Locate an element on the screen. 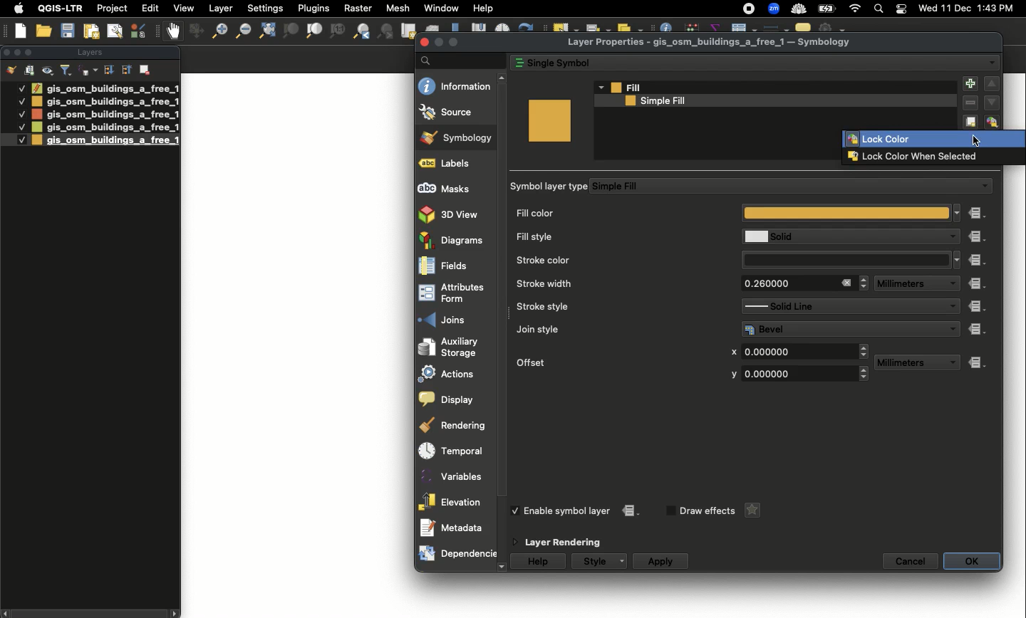  1:1 is located at coordinates (336, 31).